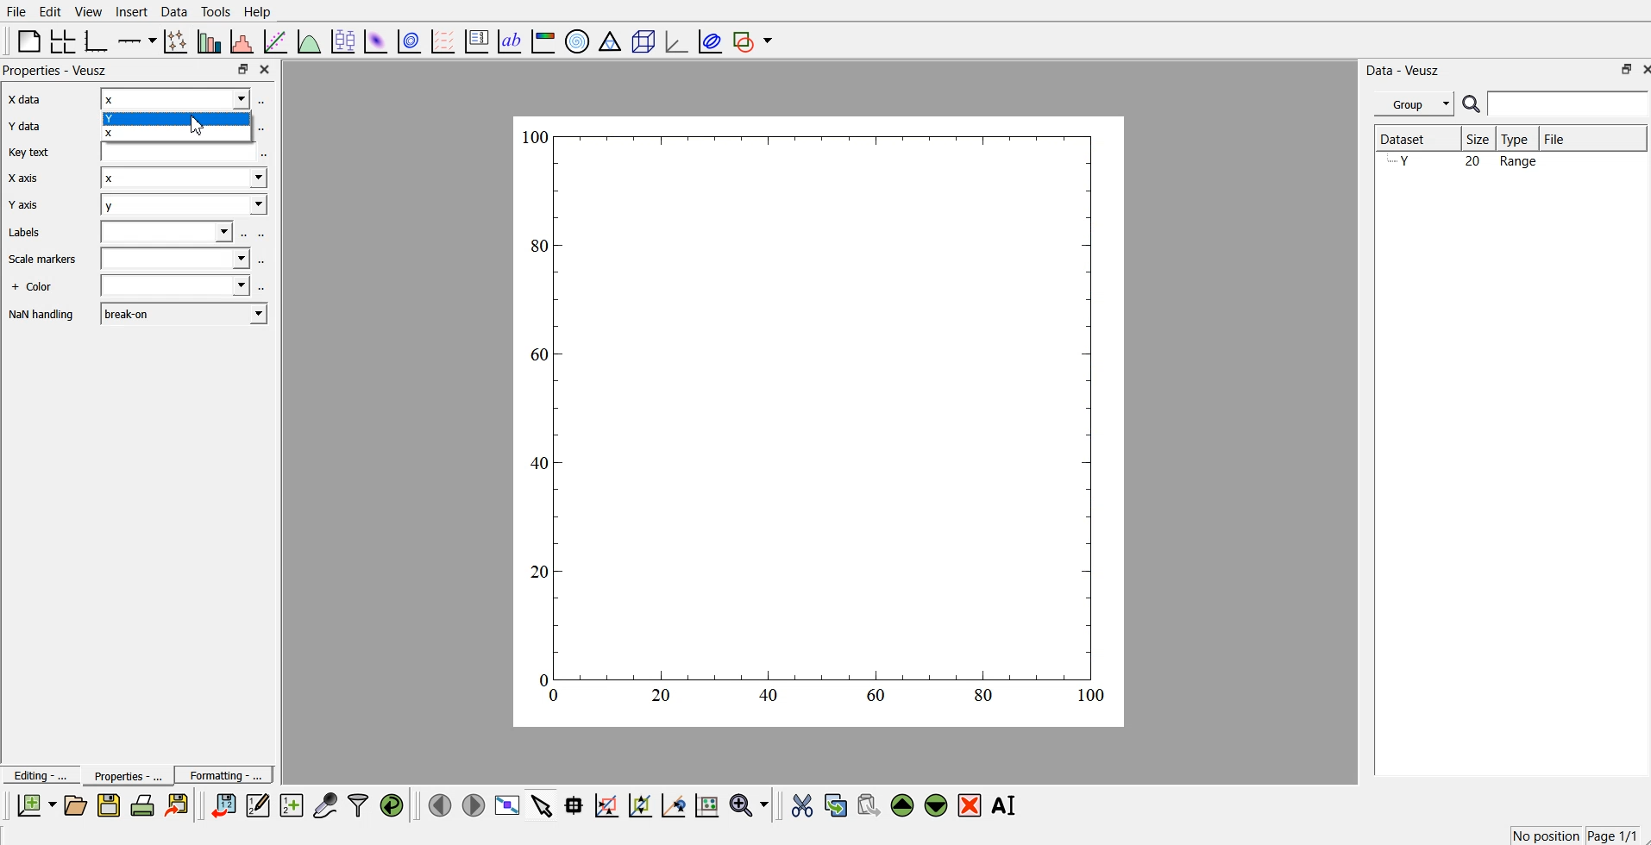 The image size is (1651, 845). Describe the element at coordinates (473, 804) in the screenshot. I see `Move to next page` at that location.